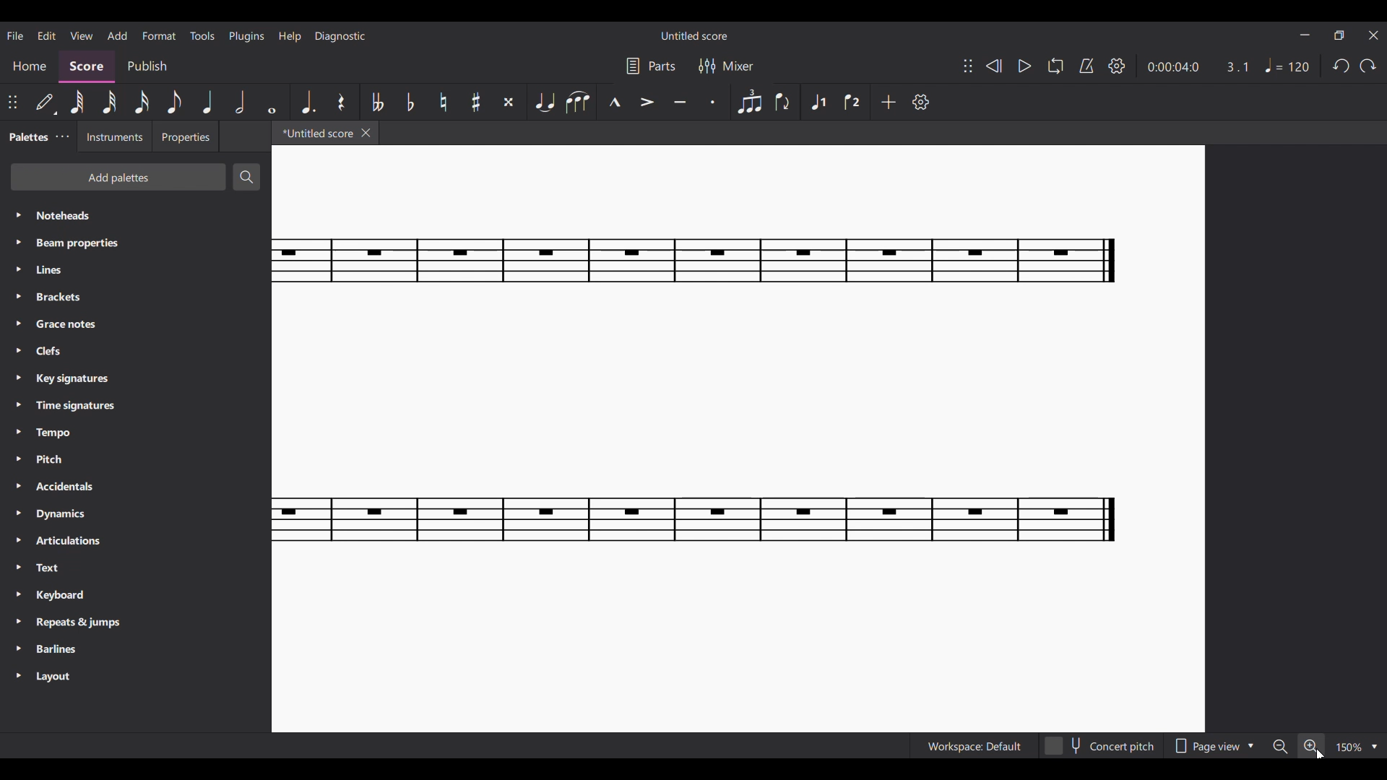 The height and width of the screenshot is (780, 1387). Describe the element at coordinates (615, 102) in the screenshot. I see `Marcato` at that location.